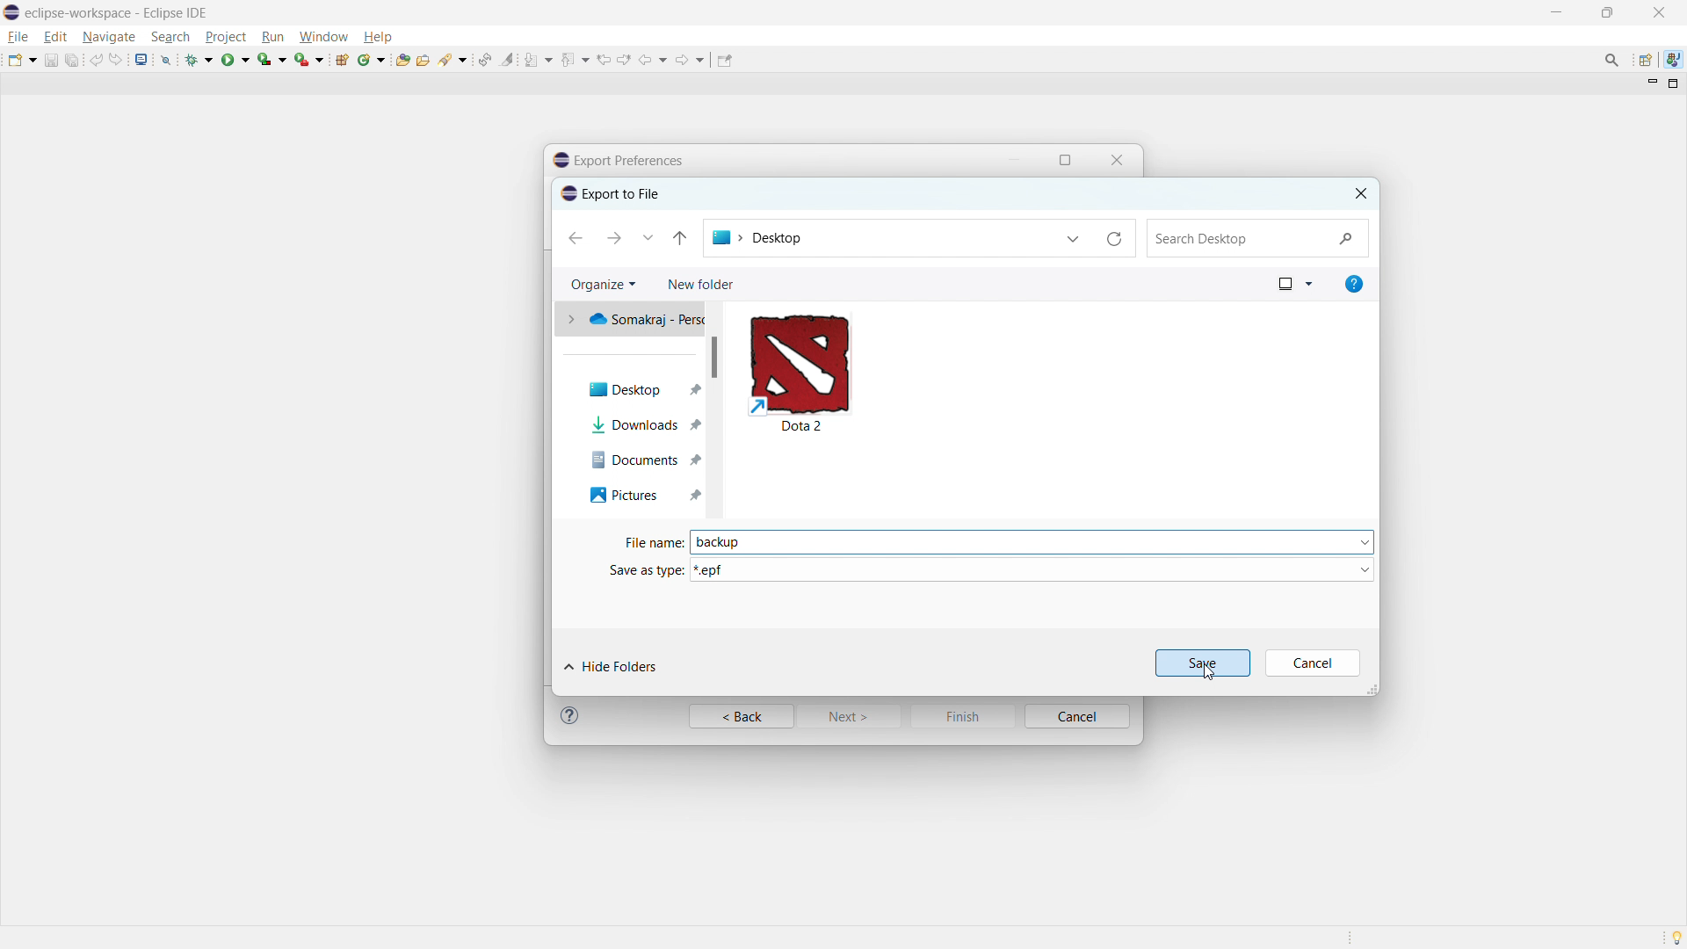  Describe the element at coordinates (11, 12) in the screenshot. I see `logo` at that location.